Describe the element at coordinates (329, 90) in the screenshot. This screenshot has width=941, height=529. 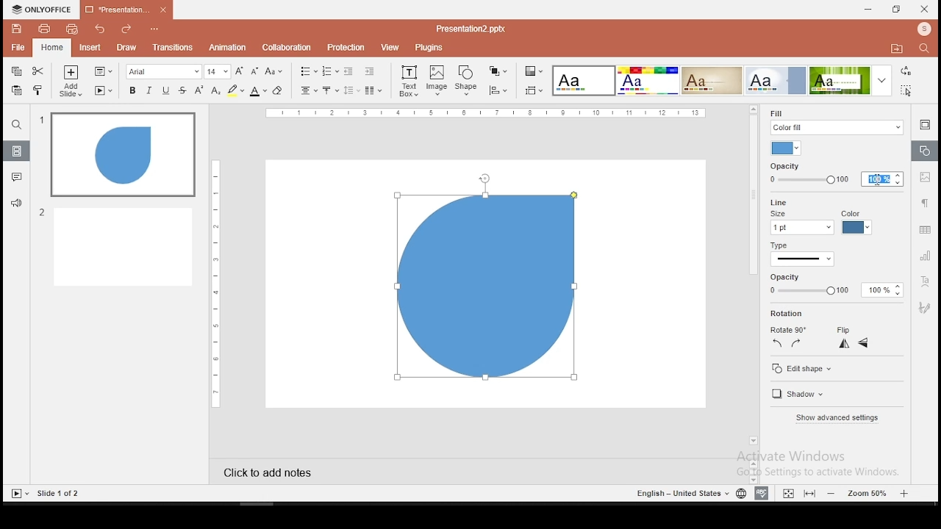
I see `vertical alignment` at that location.